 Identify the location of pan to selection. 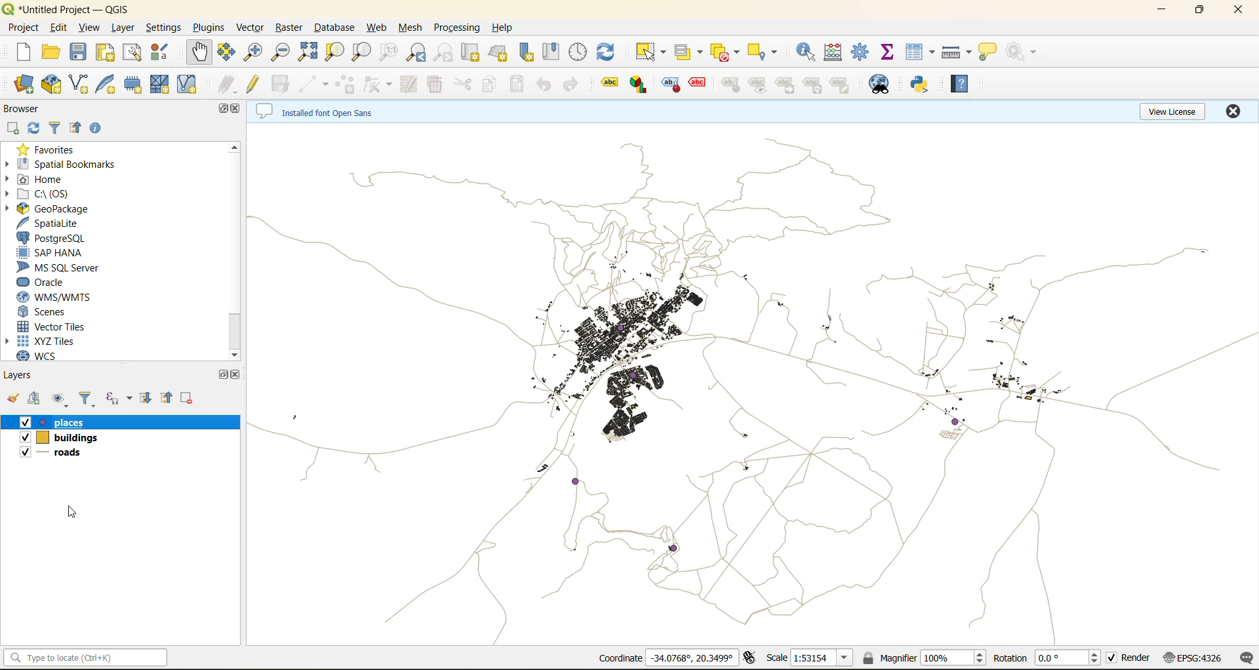
(226, 53).